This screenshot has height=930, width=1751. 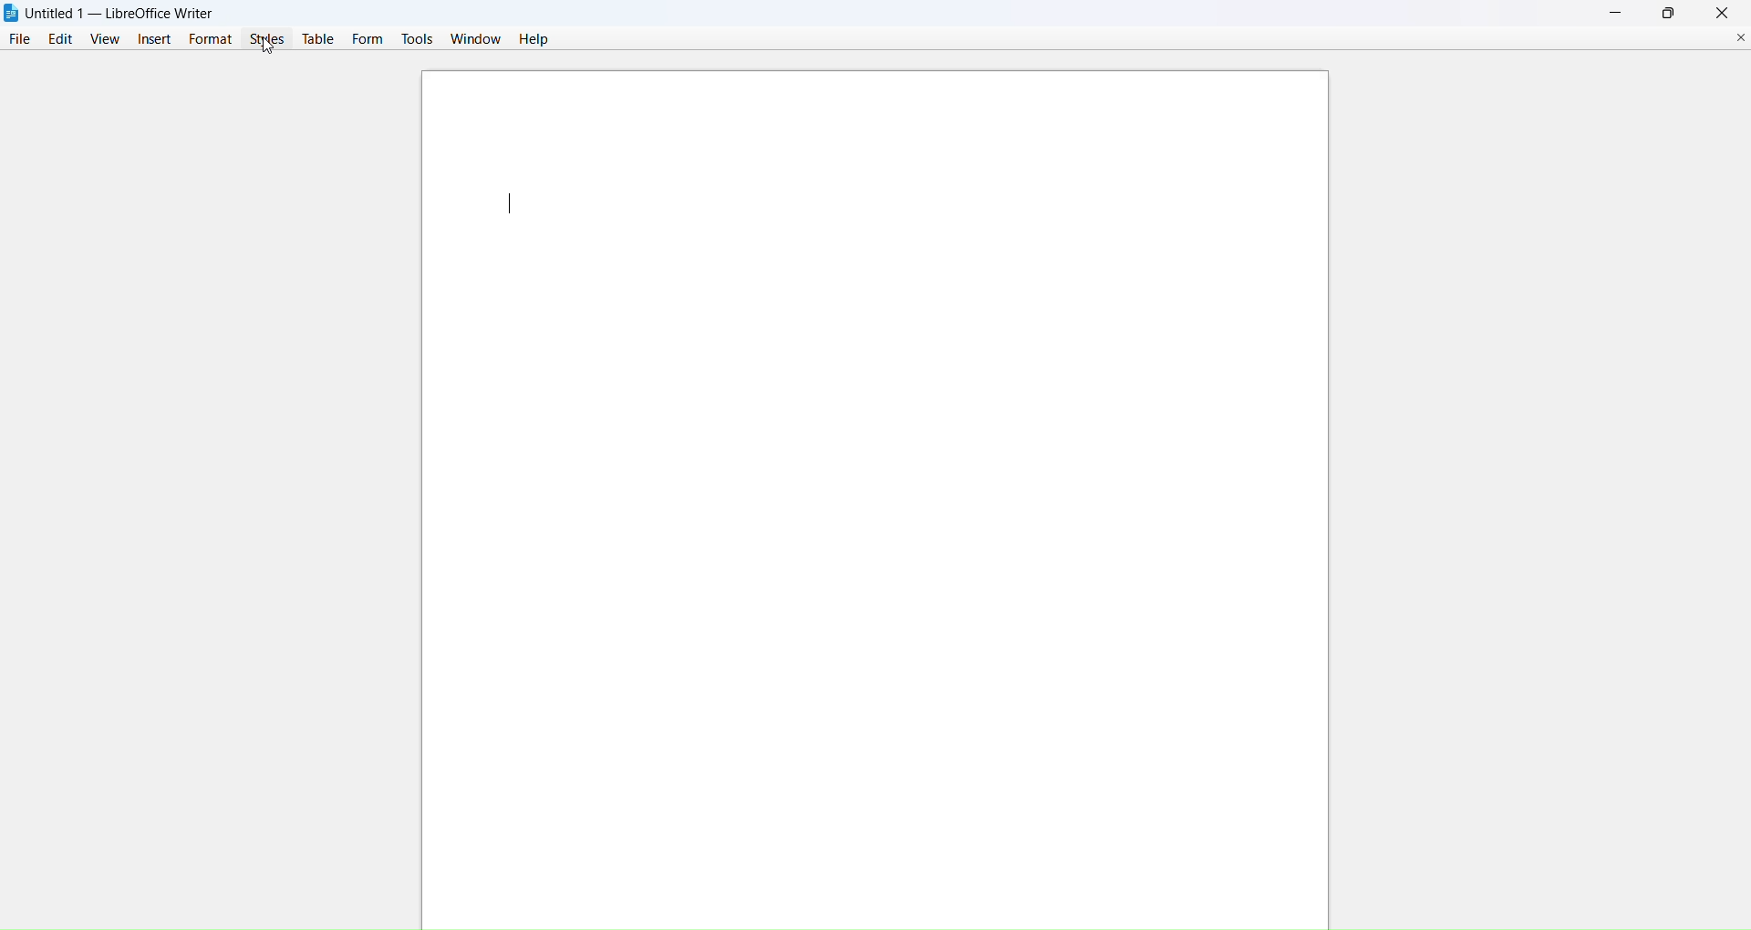 What do you see at coordinates (477, 39) in the screenshot?
I see `window` at bounding box center [477, 39].